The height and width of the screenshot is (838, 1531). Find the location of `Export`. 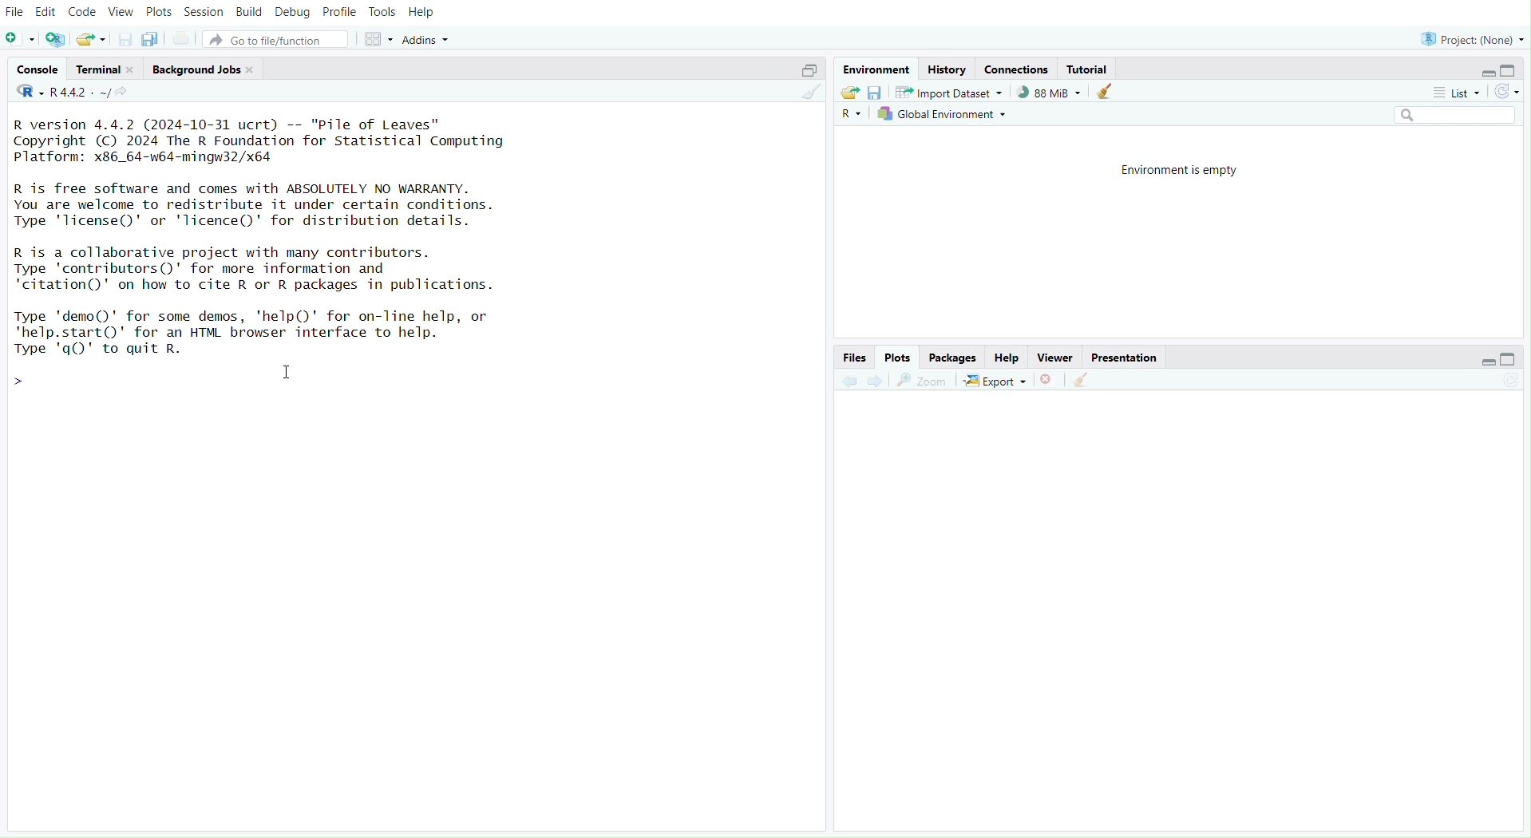

Export is located at coordinates (995, 380).